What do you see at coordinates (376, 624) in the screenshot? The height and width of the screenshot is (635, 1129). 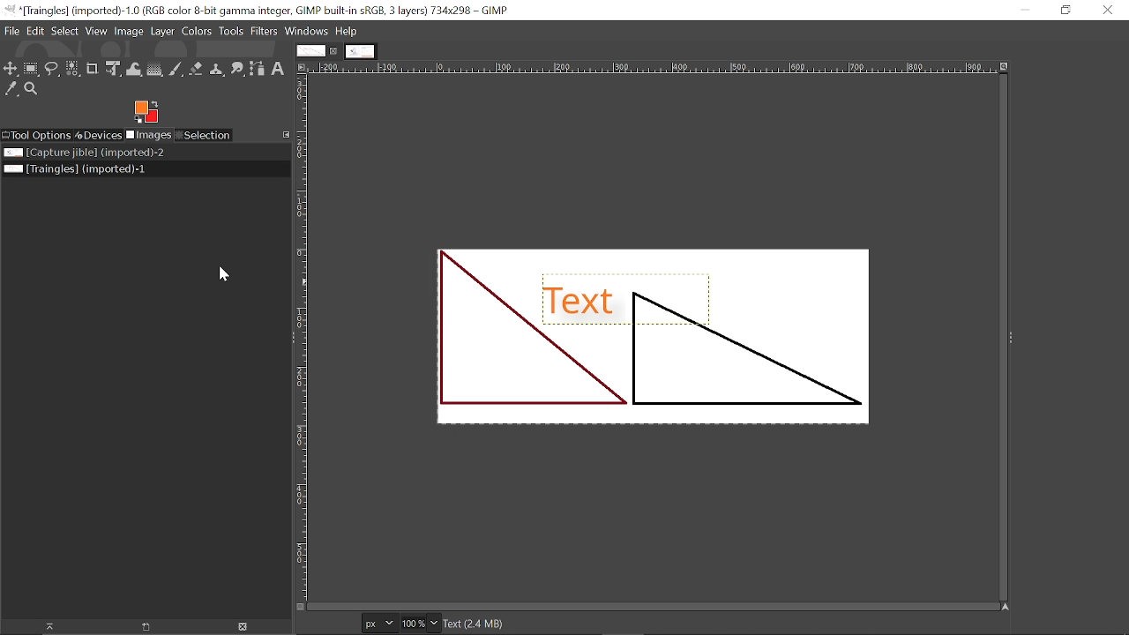 I see `Current image units` at bounding box center [376, 624].